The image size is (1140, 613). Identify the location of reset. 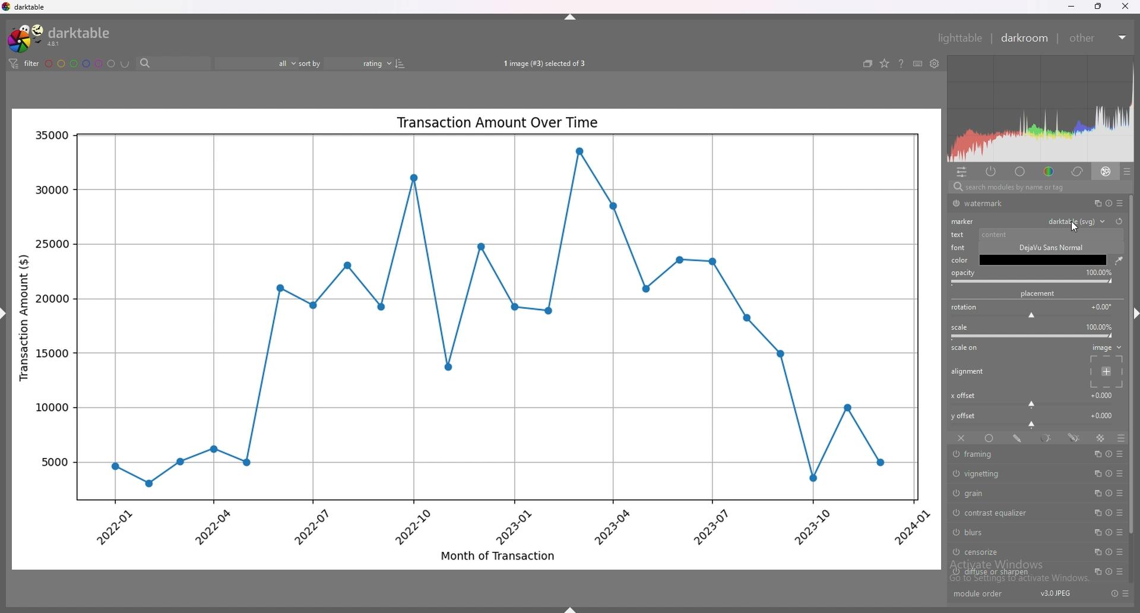
(1109, 454).